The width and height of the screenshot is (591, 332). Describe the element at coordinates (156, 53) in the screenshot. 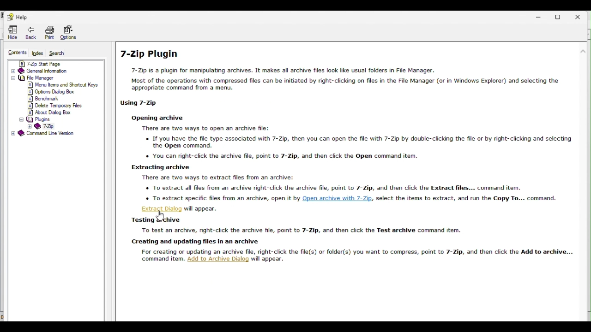

I see `7 zip plugin` at that location.